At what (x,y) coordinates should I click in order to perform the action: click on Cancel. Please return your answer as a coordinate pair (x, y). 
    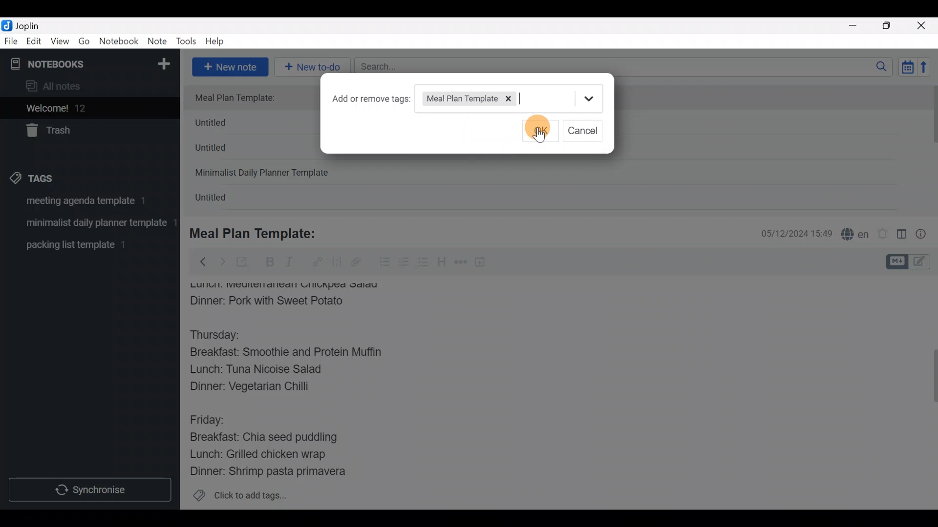
    Looking at the image, I should click on (585, 131).